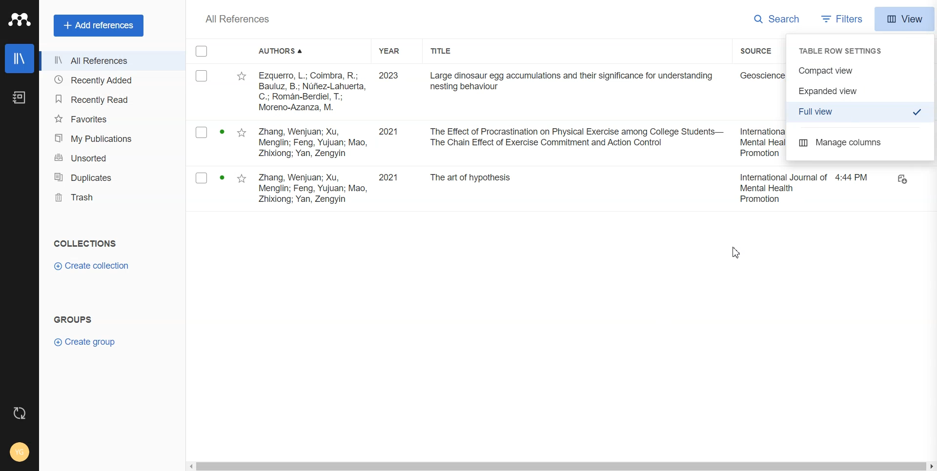 This screenshot has height=471, width=937. I want to click on Starred, so click(243, 77).